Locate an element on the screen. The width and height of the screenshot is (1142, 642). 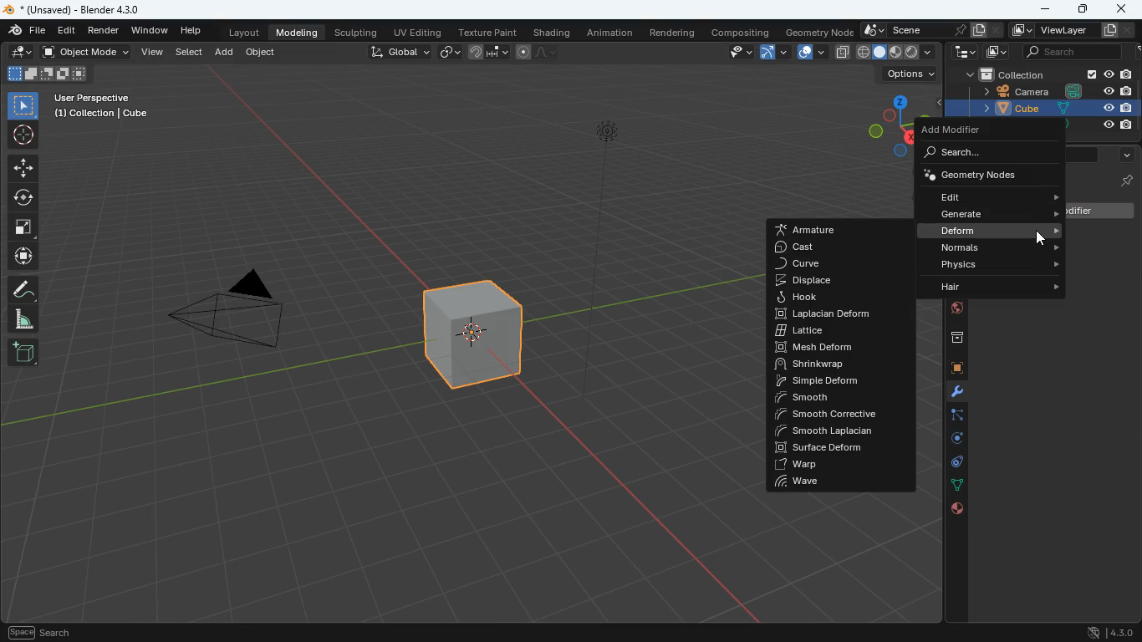
armature is located at coordinates (832, 229).